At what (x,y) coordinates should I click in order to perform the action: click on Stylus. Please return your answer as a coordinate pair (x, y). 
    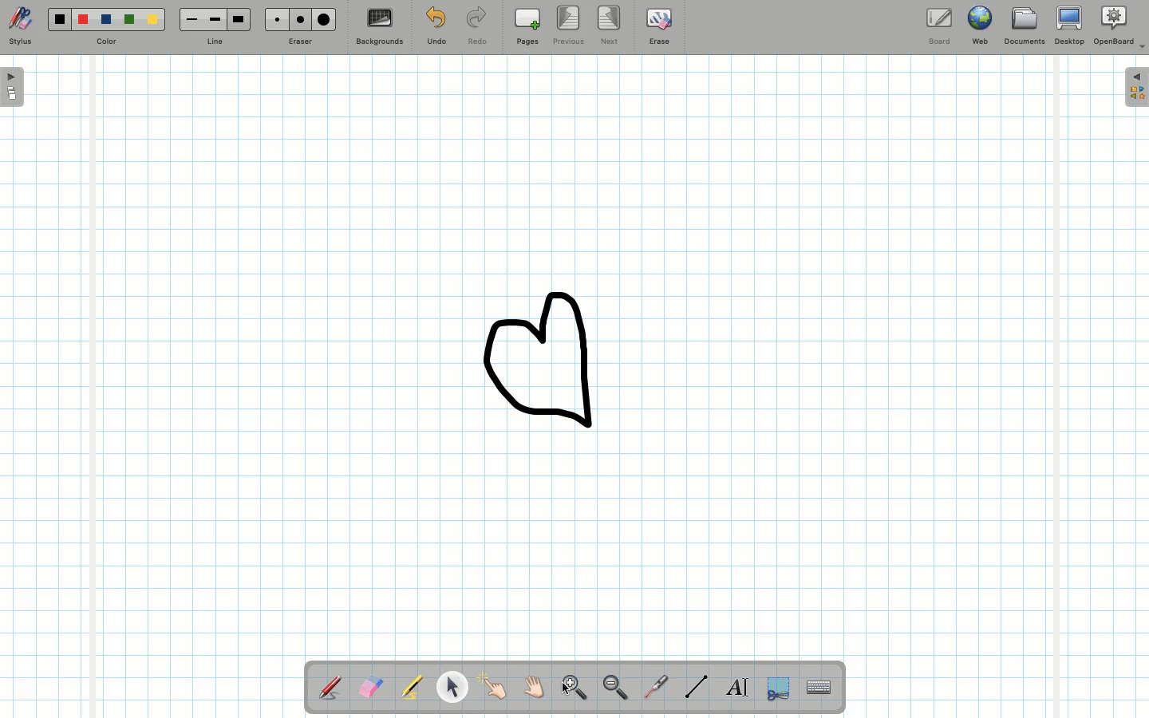
    Looking at the image, I should click on (330, 687).